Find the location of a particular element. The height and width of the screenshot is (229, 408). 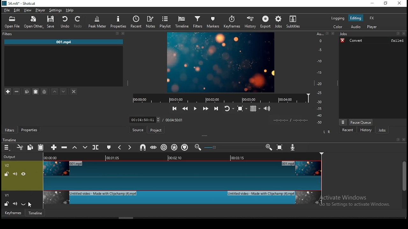

audio is located at coordinates (356, 26).